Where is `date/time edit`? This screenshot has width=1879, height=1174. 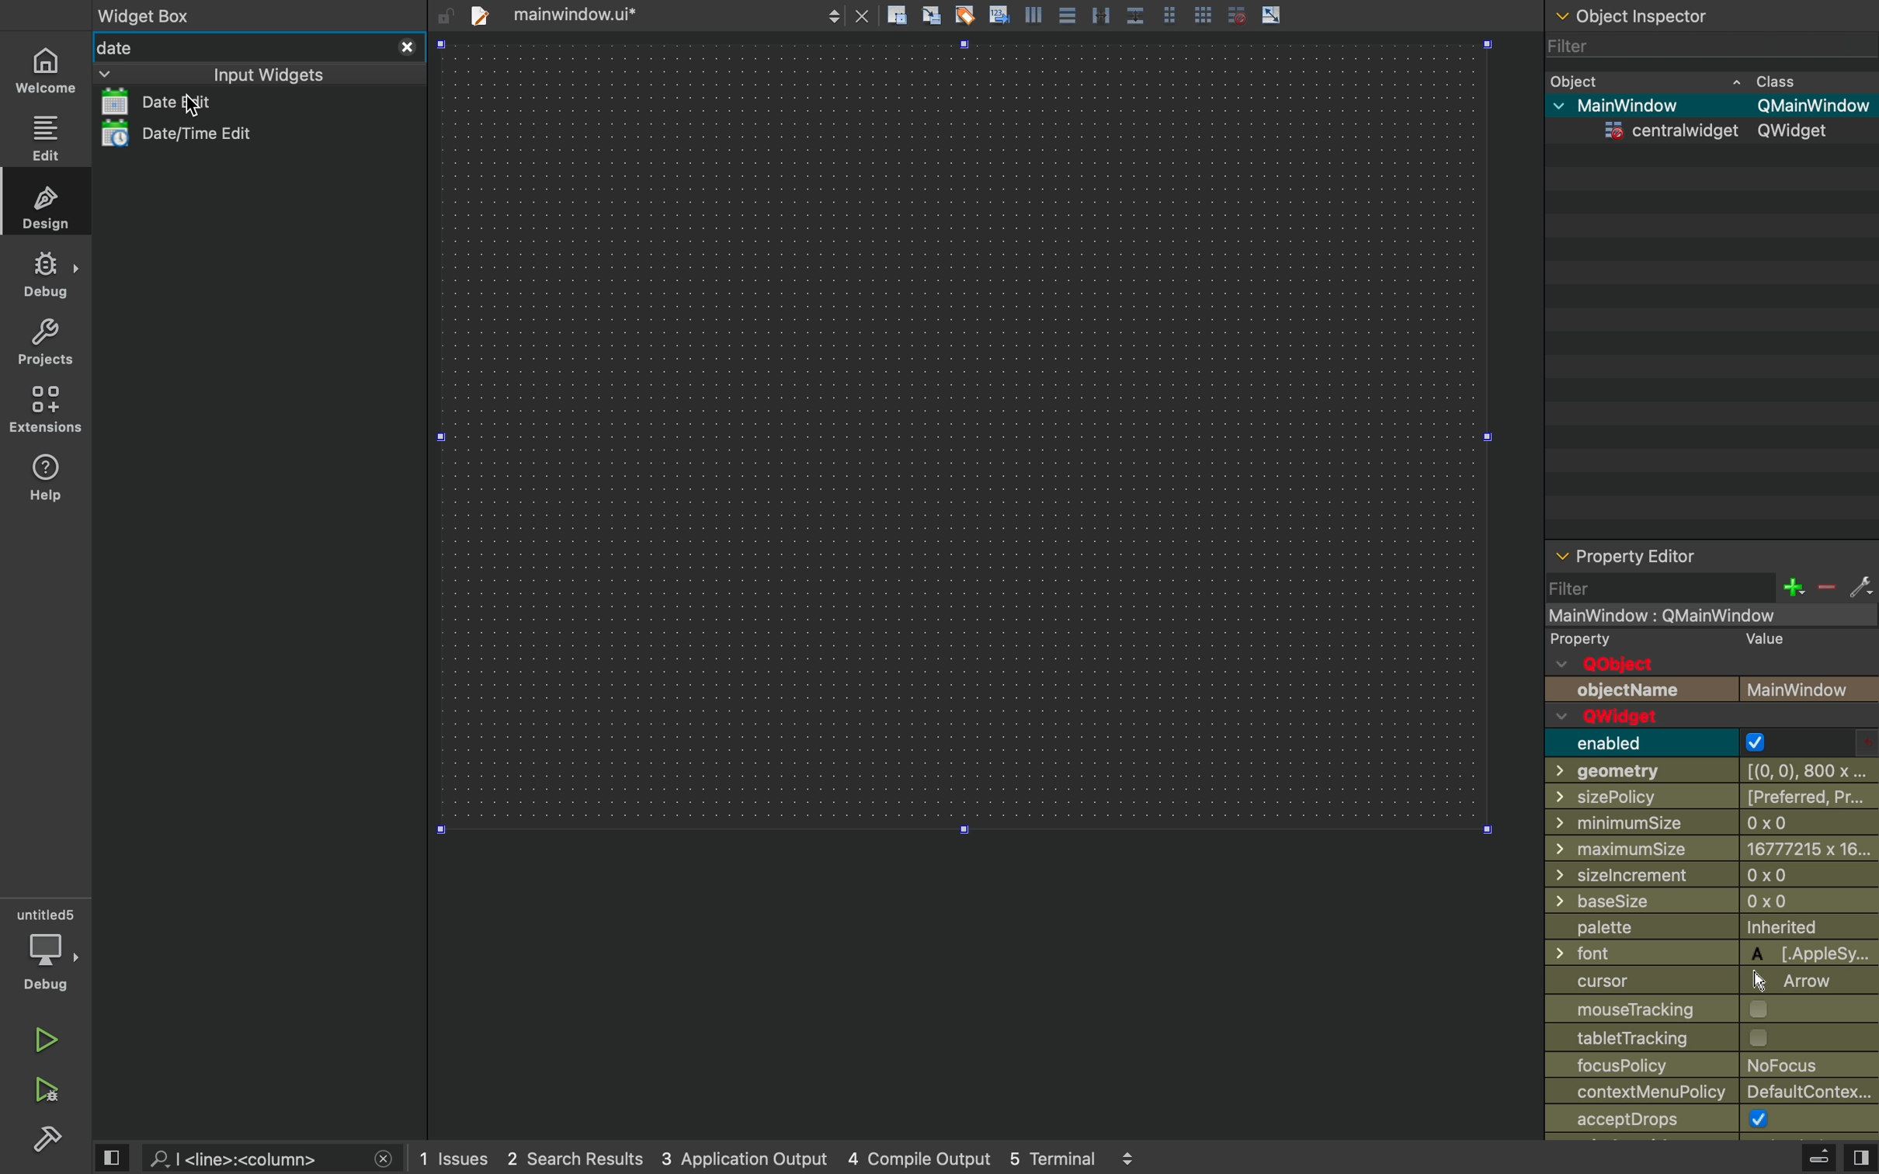
date/time edit is located at coordinates (209, 134).